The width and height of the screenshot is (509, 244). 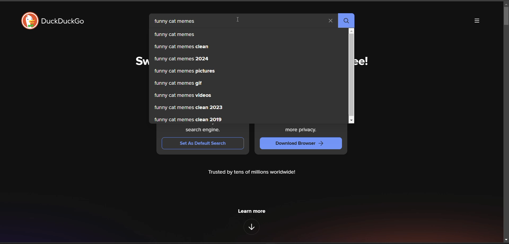 I want to click on search, so click(x=347, y=21).